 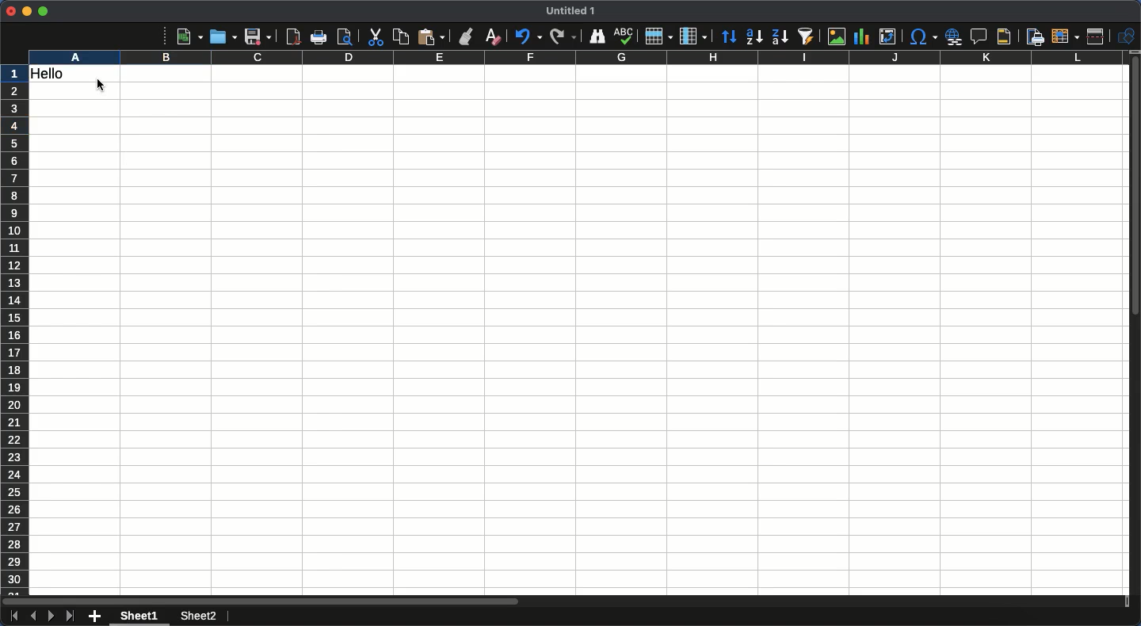 I want to click on Freeze rows and columns, so click(x=1066, y=35).